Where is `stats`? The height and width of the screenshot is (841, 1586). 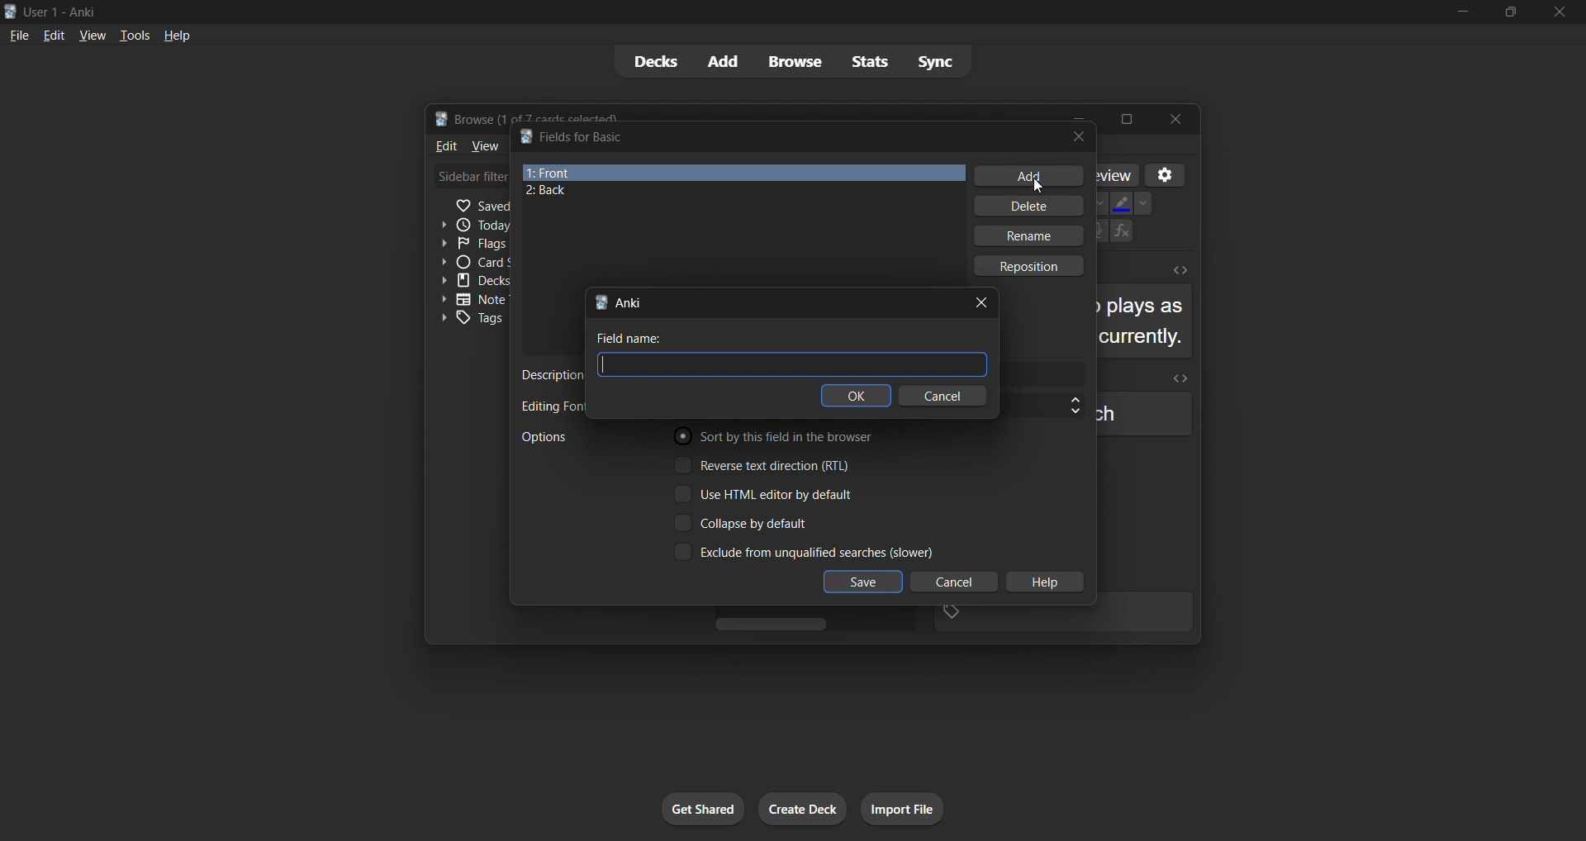 stats is located at coordinates (868, 63).